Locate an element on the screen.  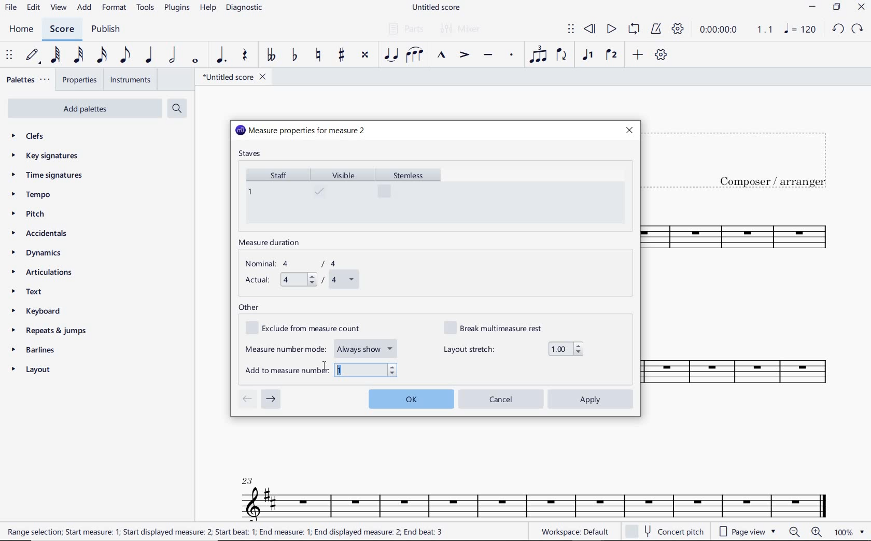
KEY SIGNATURES is located at coordinates (48, 155).